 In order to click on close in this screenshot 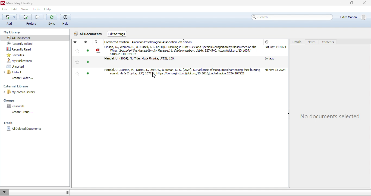, I will do `click(365, 4)`.